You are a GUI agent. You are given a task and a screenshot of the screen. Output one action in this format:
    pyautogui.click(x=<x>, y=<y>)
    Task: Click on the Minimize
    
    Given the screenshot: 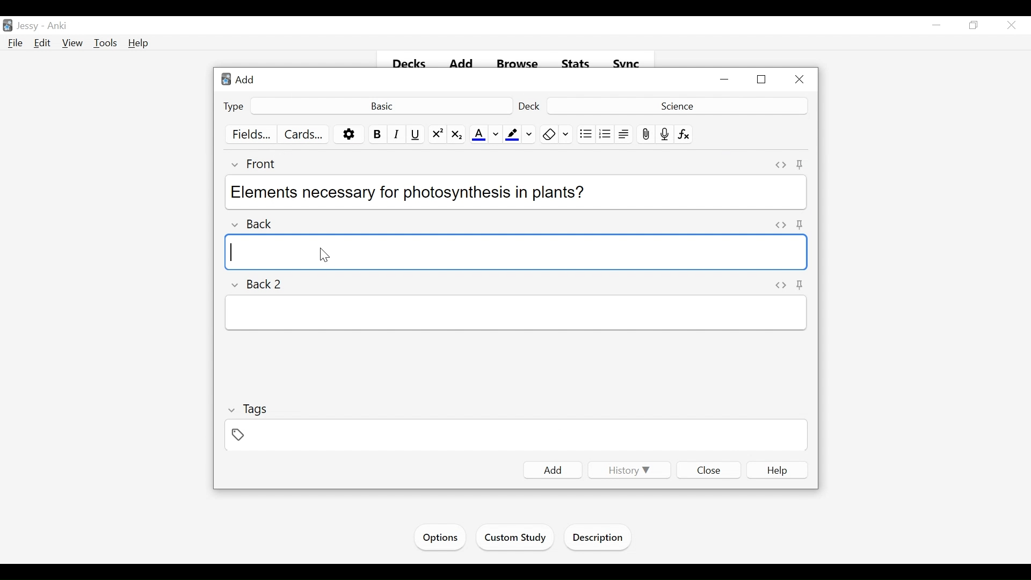 What is the action you would take?
    pyautogui.click(x=725, y=80)
    